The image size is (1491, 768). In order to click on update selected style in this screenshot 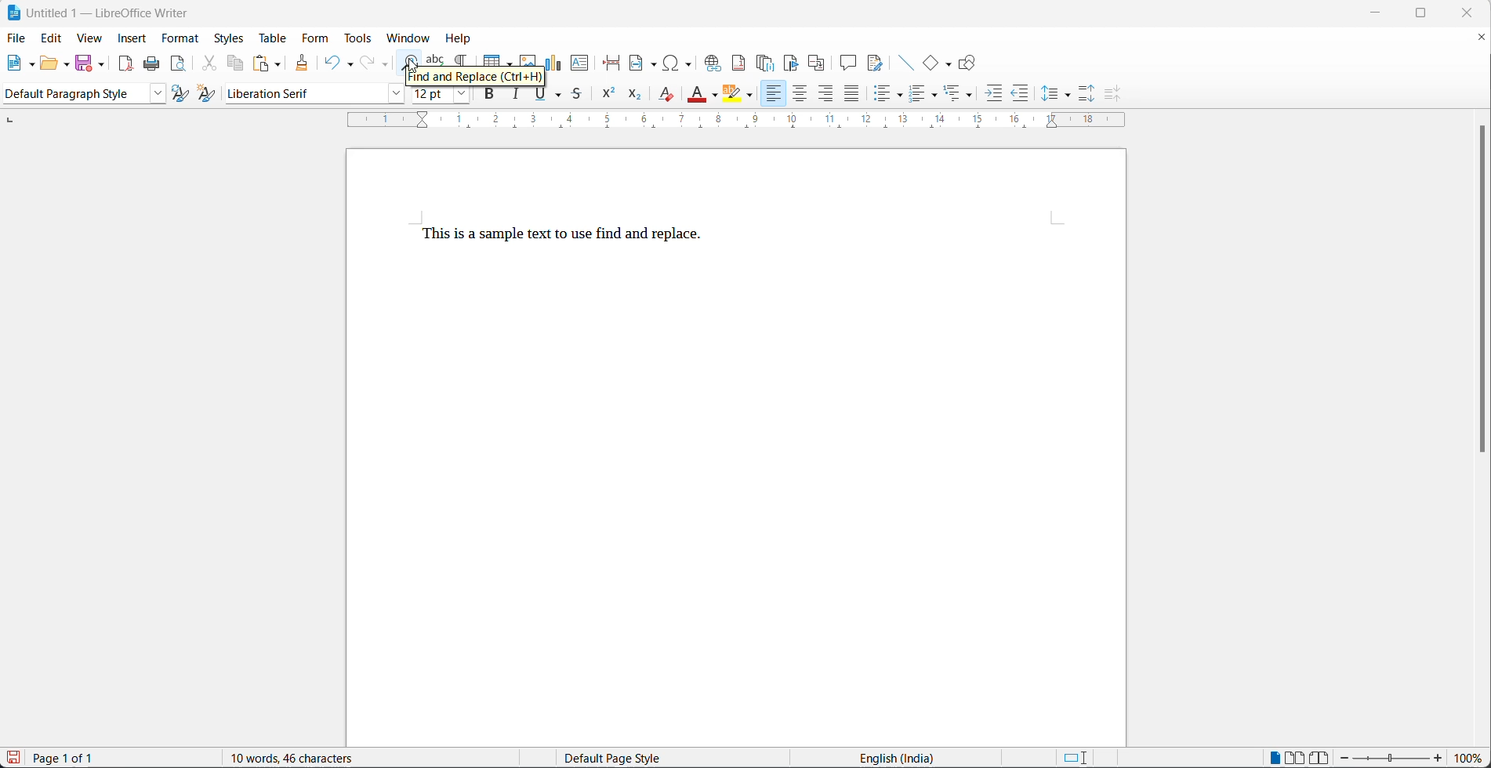, I will do `click(181, 94)`.